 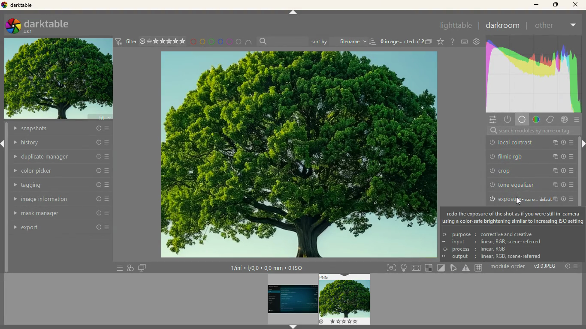 I want to click on keyboard, so click(x=463, y=42).